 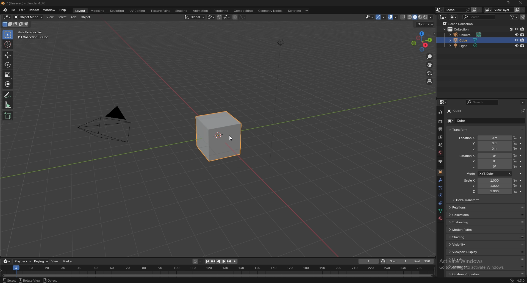 I want to click on proportional editing objcets, so click(x=239, y=17).